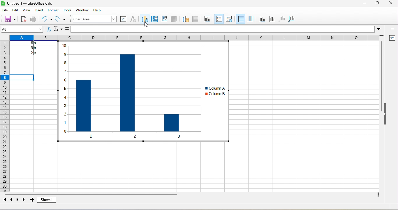 The width and height of the screenshot is (398, 210). Describe the element at coordinates (293, 19) in the screenshot. I see `All axes` at that location.